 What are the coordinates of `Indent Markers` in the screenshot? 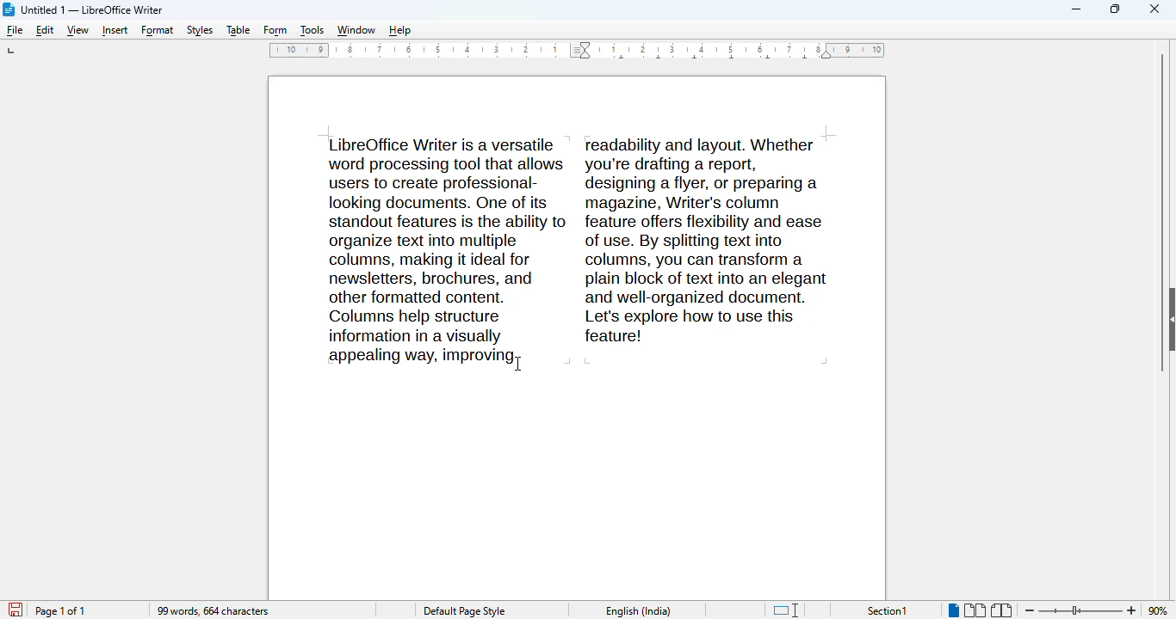 It's located at (580, 51).